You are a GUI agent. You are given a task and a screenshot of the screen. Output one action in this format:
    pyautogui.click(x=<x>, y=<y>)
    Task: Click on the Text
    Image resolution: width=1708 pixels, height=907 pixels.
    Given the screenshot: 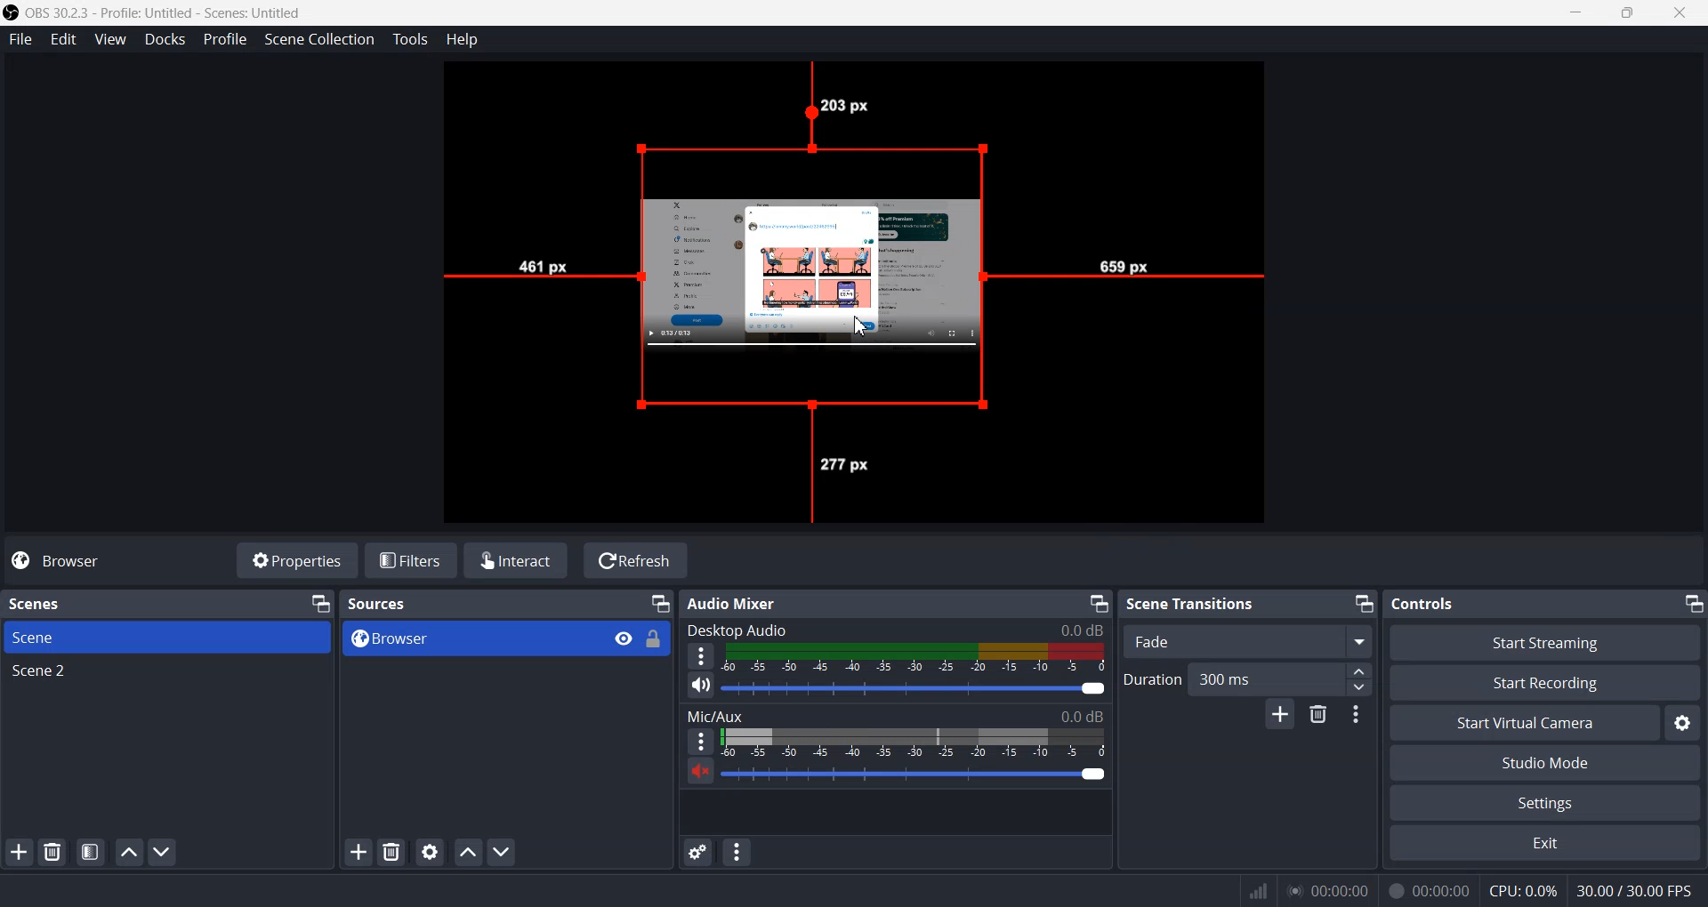 What is the action you would take?
    pyautogui.click(x=397, y=603)
    